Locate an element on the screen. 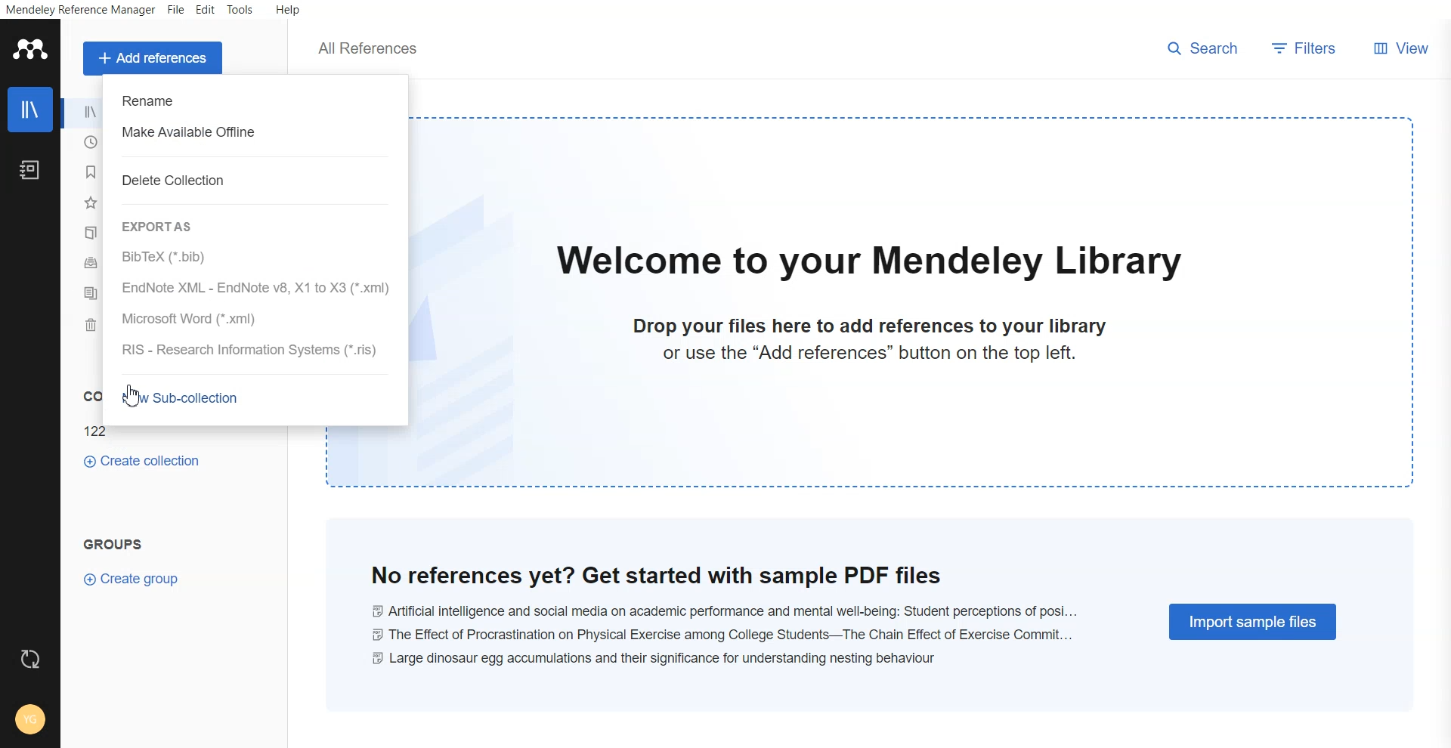 The height and width of the screenshot is (748, 1451). Help is located at coordinates (288, 9).